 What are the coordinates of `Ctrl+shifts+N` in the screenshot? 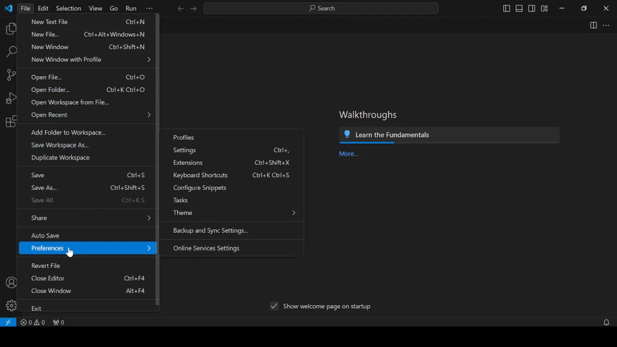 It's located at (128, 47).